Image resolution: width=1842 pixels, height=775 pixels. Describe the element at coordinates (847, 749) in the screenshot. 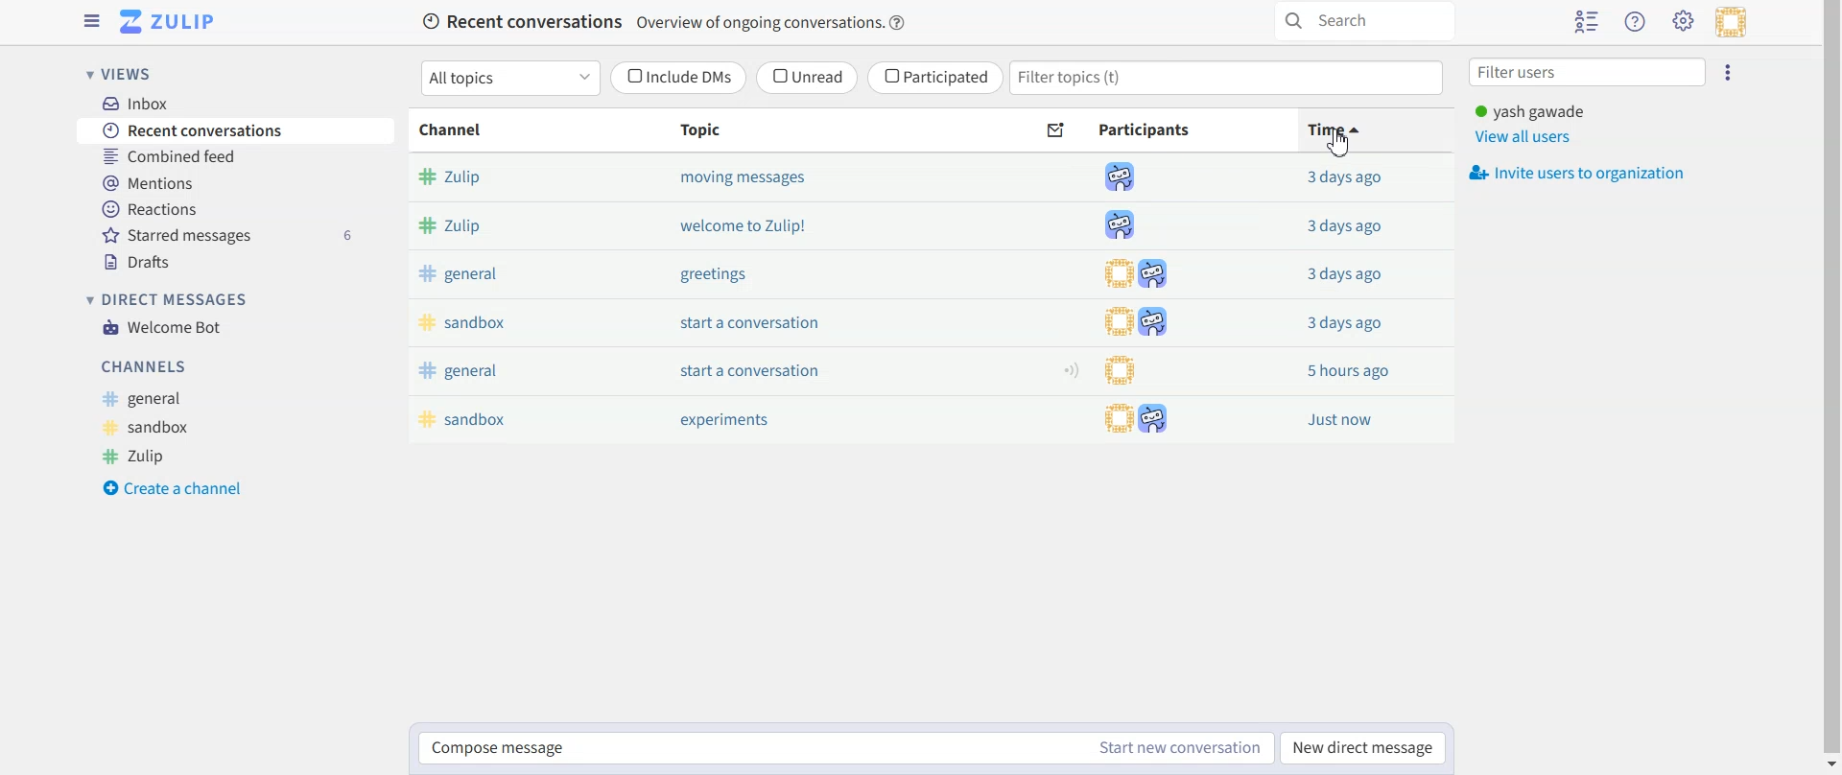

I see `Compose message Start new conversation` at that location.